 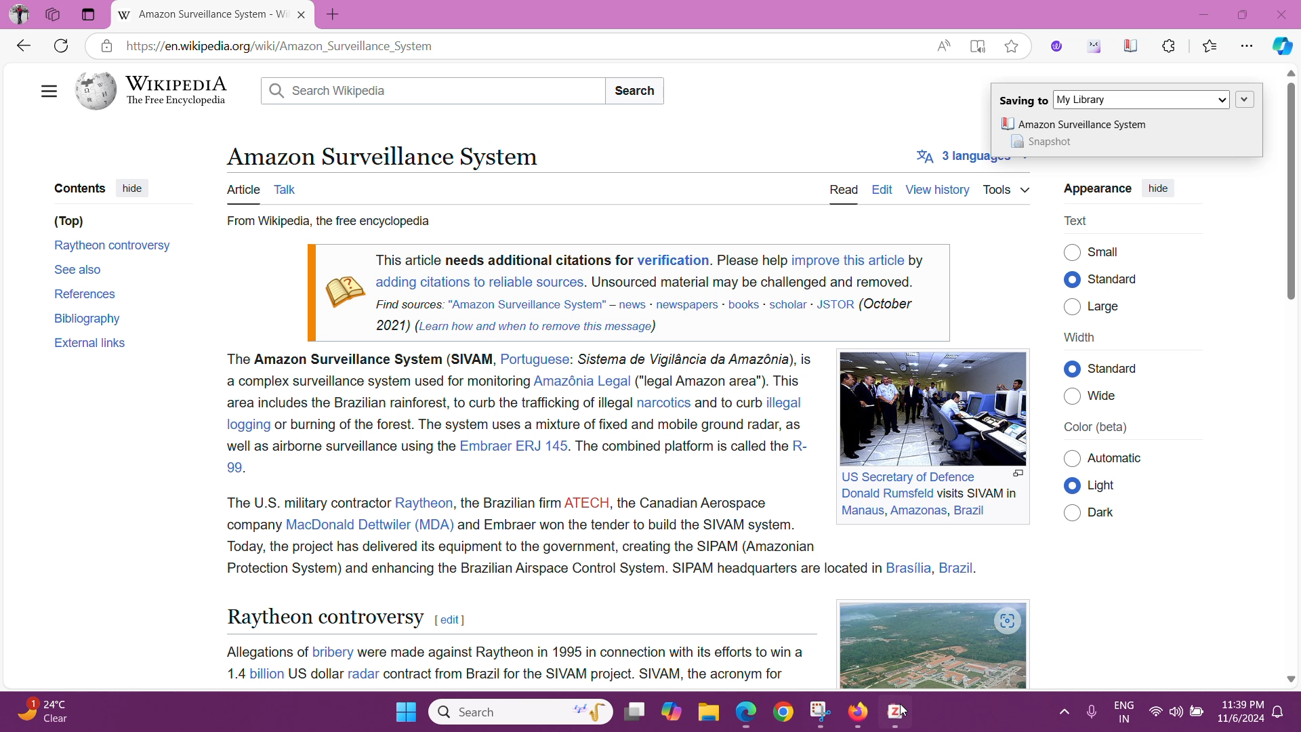 What do you see at coordinates (89, 317) in the screenshot?
I see `Bibliography` at bounding box center [89, 317].